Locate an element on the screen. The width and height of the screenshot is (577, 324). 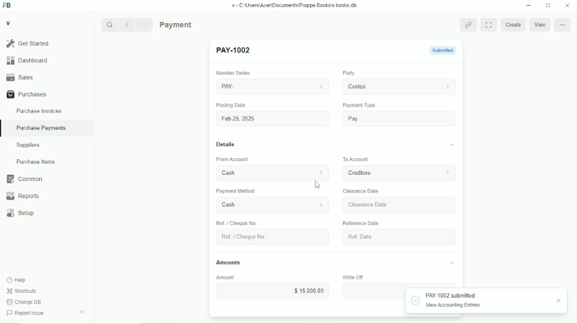
Posting Date is located at coordinates (231, 106).